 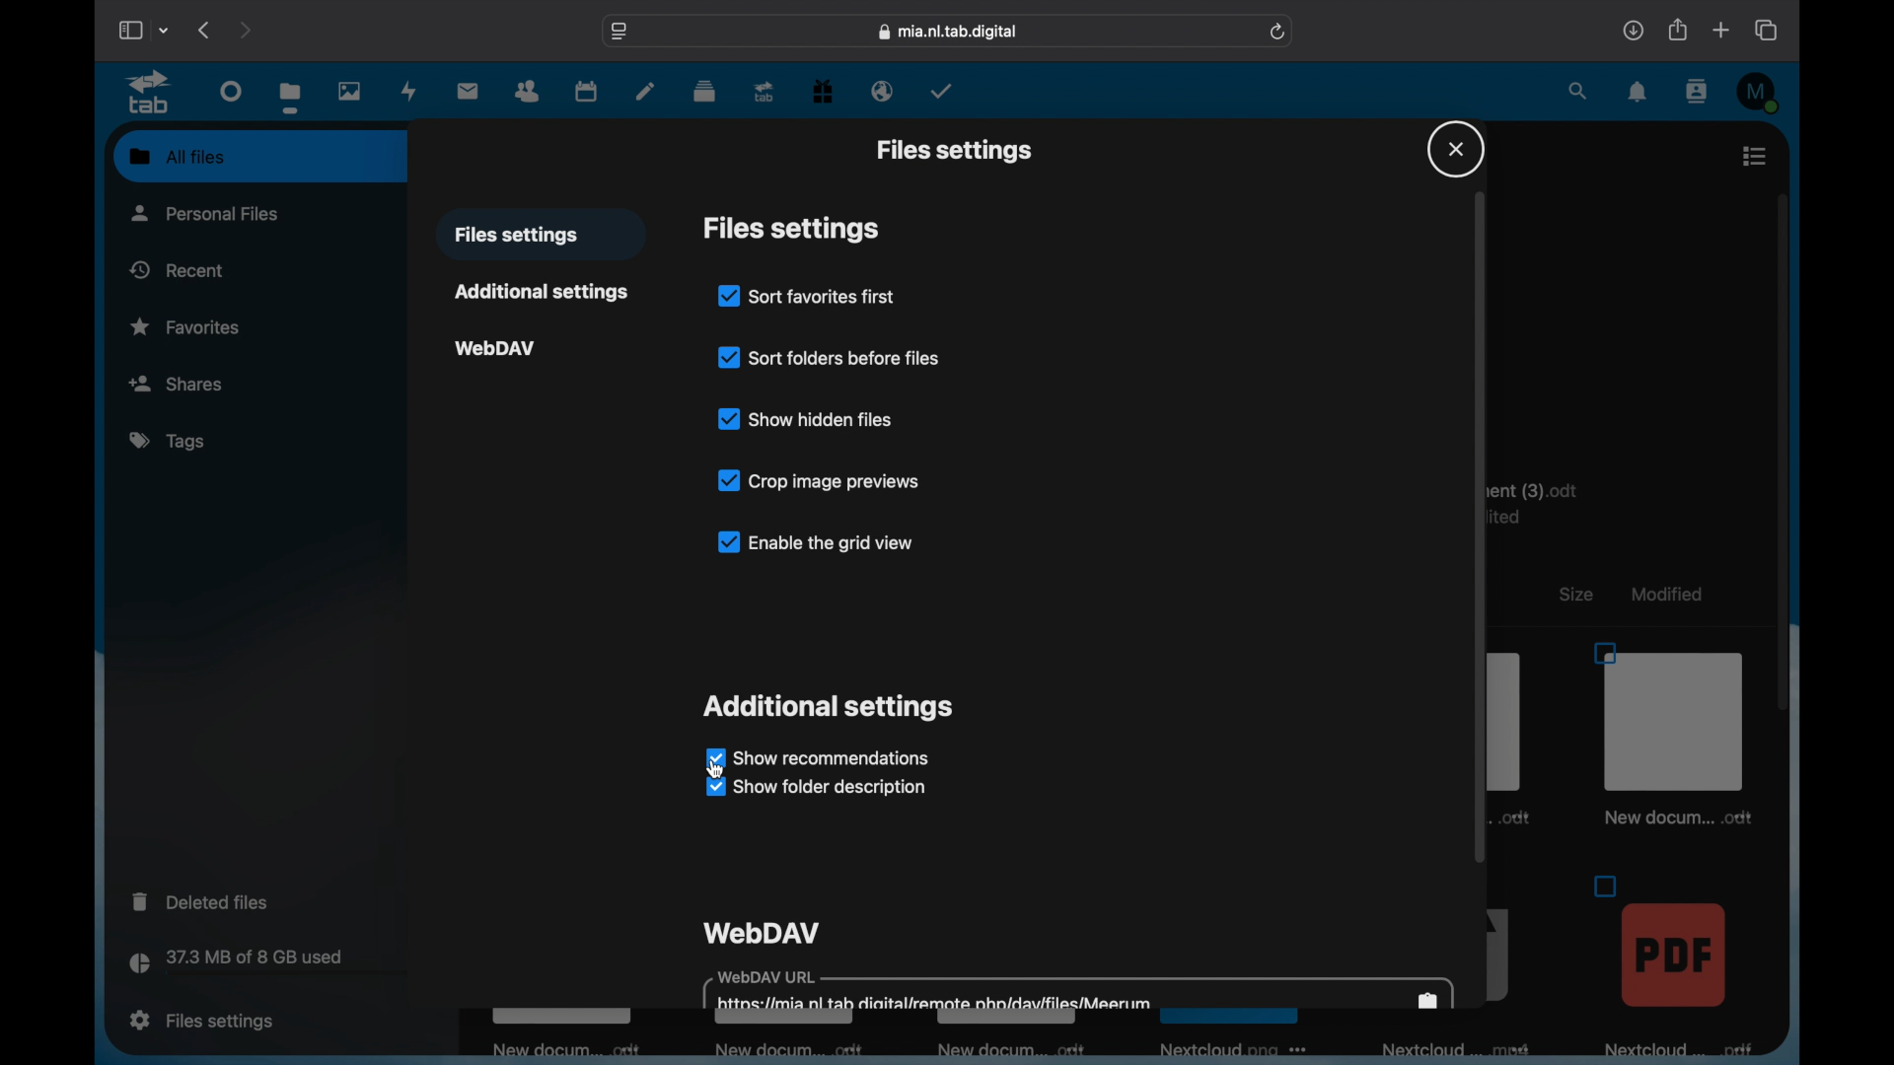 What do you see at coordinates (1231, 1049) in the screenshot?
I see `next cloud` at bounding box center [1231, 1049].